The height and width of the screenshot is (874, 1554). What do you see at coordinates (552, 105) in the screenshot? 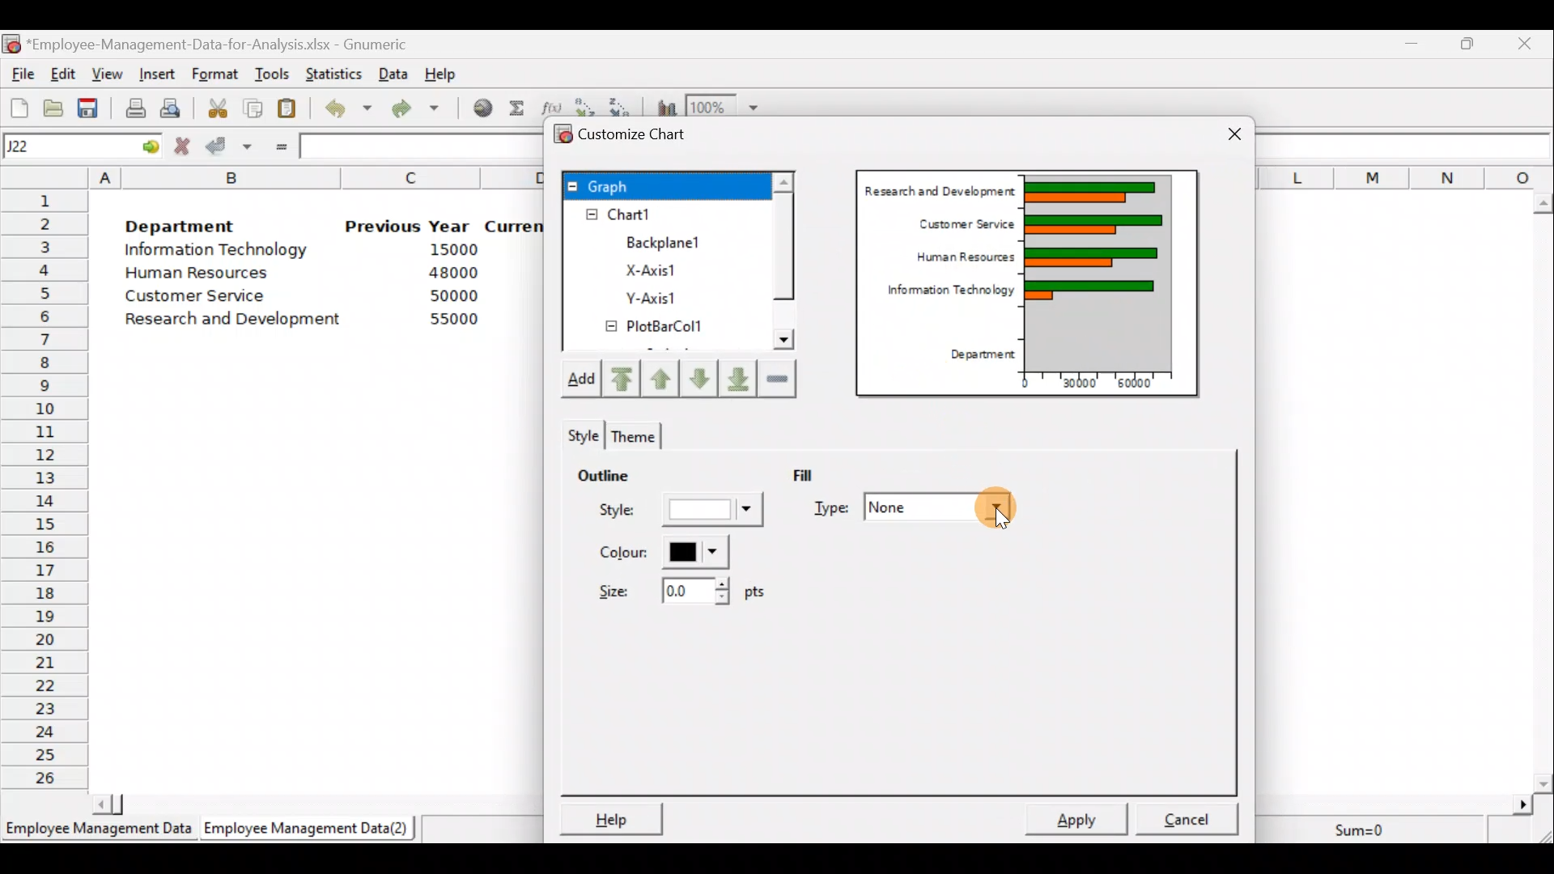
I see `Edit a function in the current cell` at bounding box center [552, 105].